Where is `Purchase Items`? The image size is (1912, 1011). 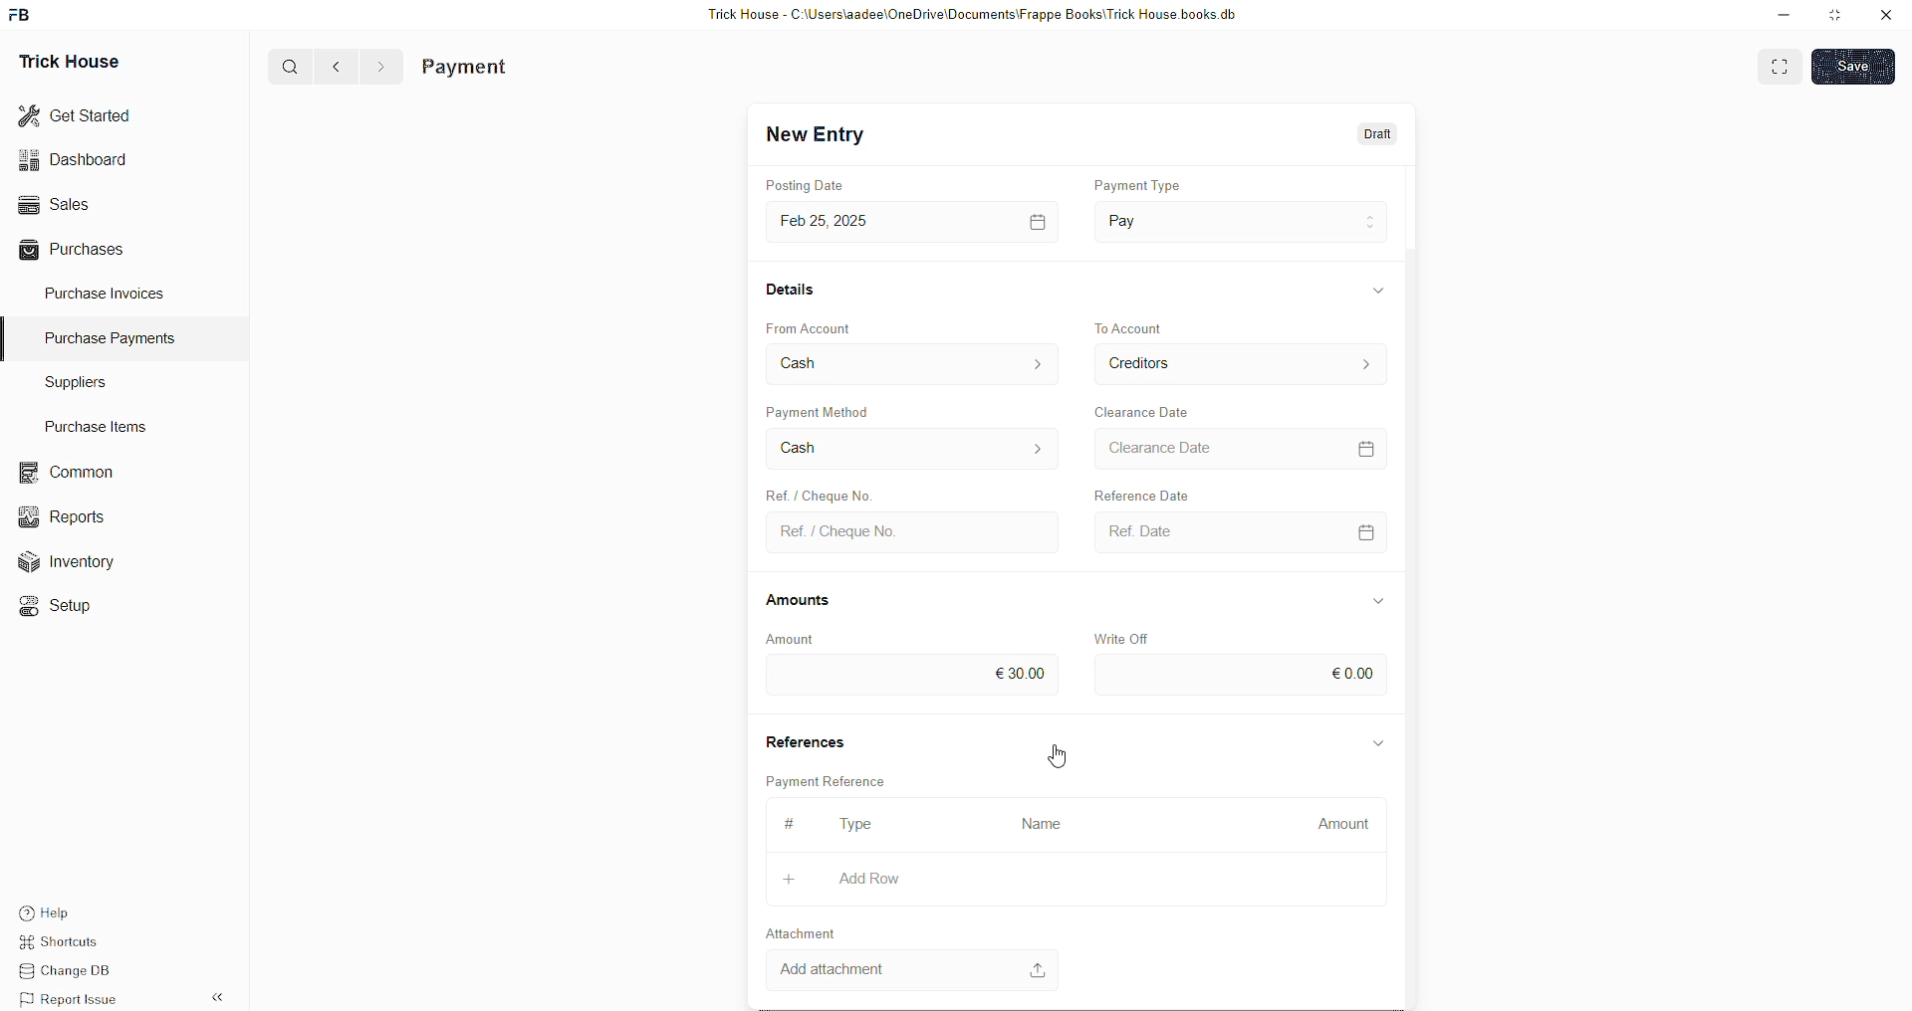
Purchase Items is located at coordinates (102, 423).